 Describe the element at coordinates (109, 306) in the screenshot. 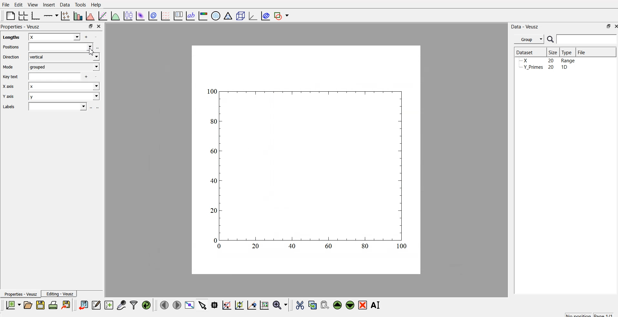

I see `create a new dataset` at that location.